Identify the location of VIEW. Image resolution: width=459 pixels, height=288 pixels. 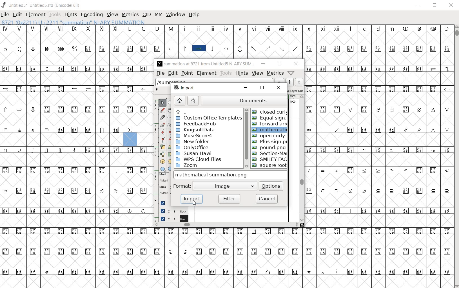
(112, 14).